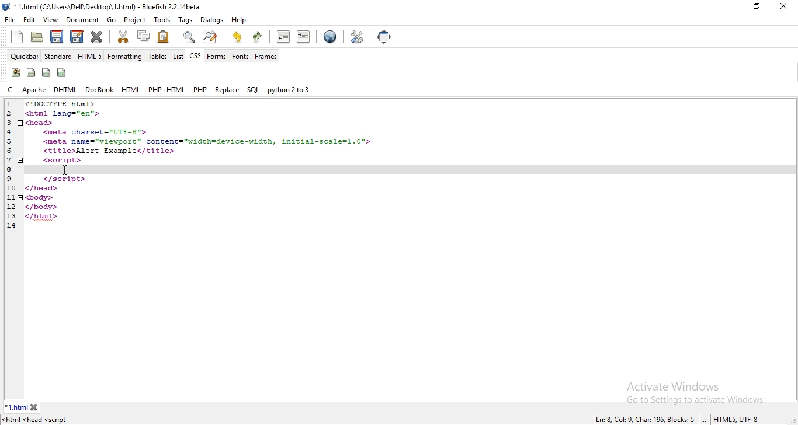 The height and width of the screenshot is (425, 798). What do you see at coordinates (143, 37) in the screenshot?
I see `copy` at bounding box center [143, 37].